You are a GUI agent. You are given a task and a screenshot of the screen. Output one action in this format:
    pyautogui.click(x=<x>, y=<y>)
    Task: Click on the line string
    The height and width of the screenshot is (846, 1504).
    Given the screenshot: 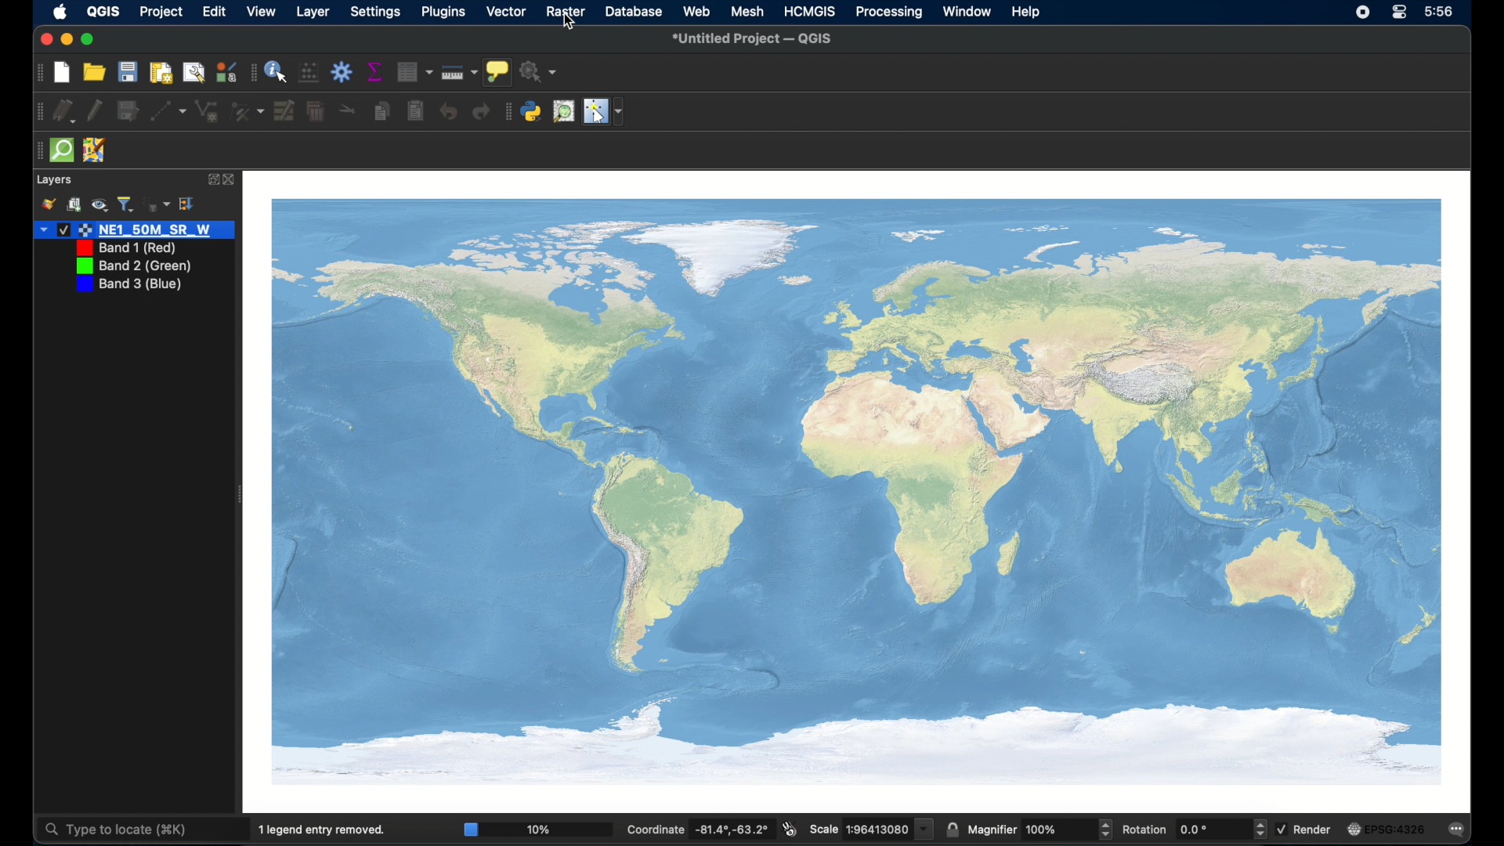 What is the action you would take?
    pyautogui.click(x=207, y=111)
    